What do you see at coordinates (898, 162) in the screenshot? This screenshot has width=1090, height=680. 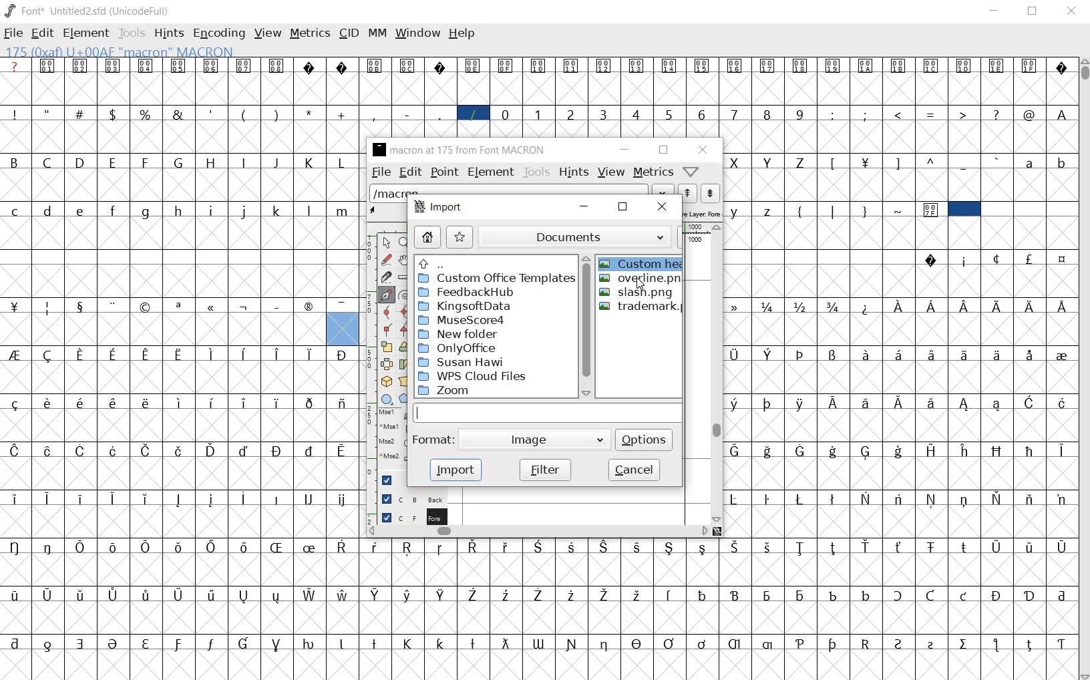 I see `]` at bounding box center [898, 162].